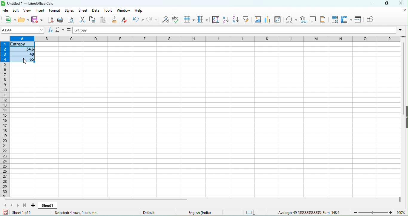 This screenshot has height=216, width=408. Describe the element at coordinates (81, 20) in the screenshot. I see `cut` at that location.